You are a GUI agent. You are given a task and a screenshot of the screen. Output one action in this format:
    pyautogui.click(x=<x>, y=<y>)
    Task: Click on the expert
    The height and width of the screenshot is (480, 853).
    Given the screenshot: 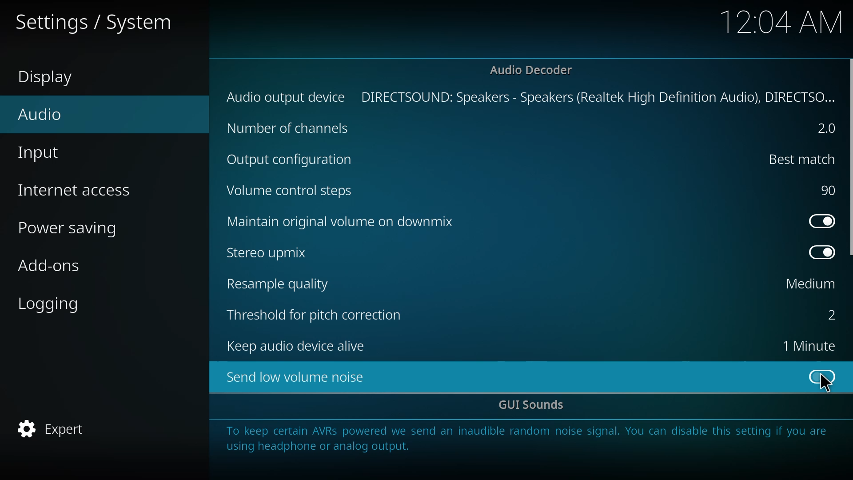 What is the action you would take?
    pyautogui.click(x=56, y=427)
    